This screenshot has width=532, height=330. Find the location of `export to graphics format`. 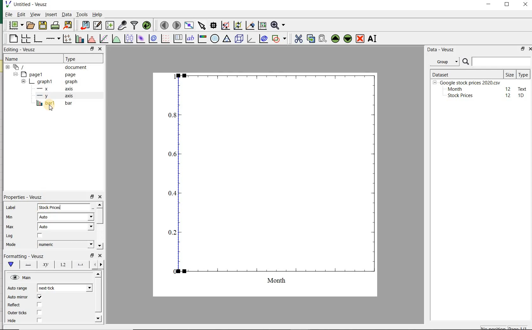

export to graphics format is located at coordinates (68, 26).